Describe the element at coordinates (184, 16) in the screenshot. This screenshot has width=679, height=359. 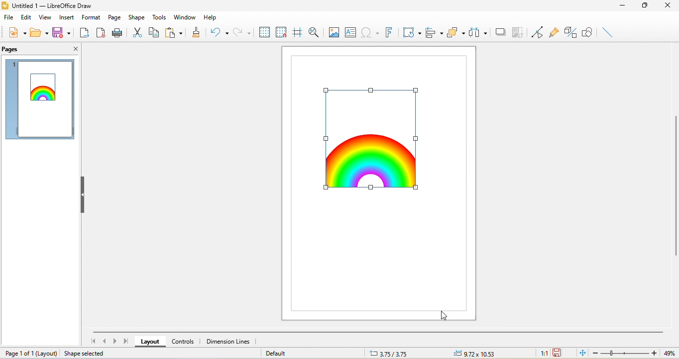
I see `window` at that location.